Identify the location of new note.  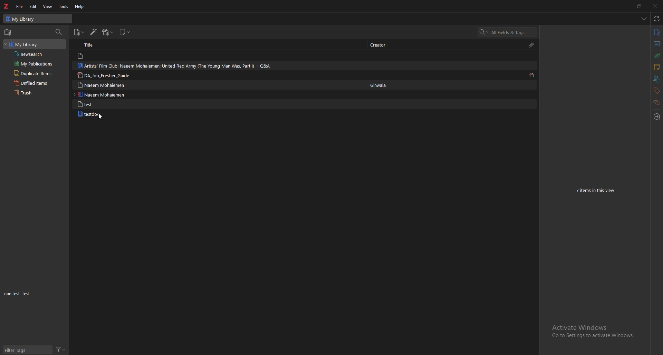
(125, 32).